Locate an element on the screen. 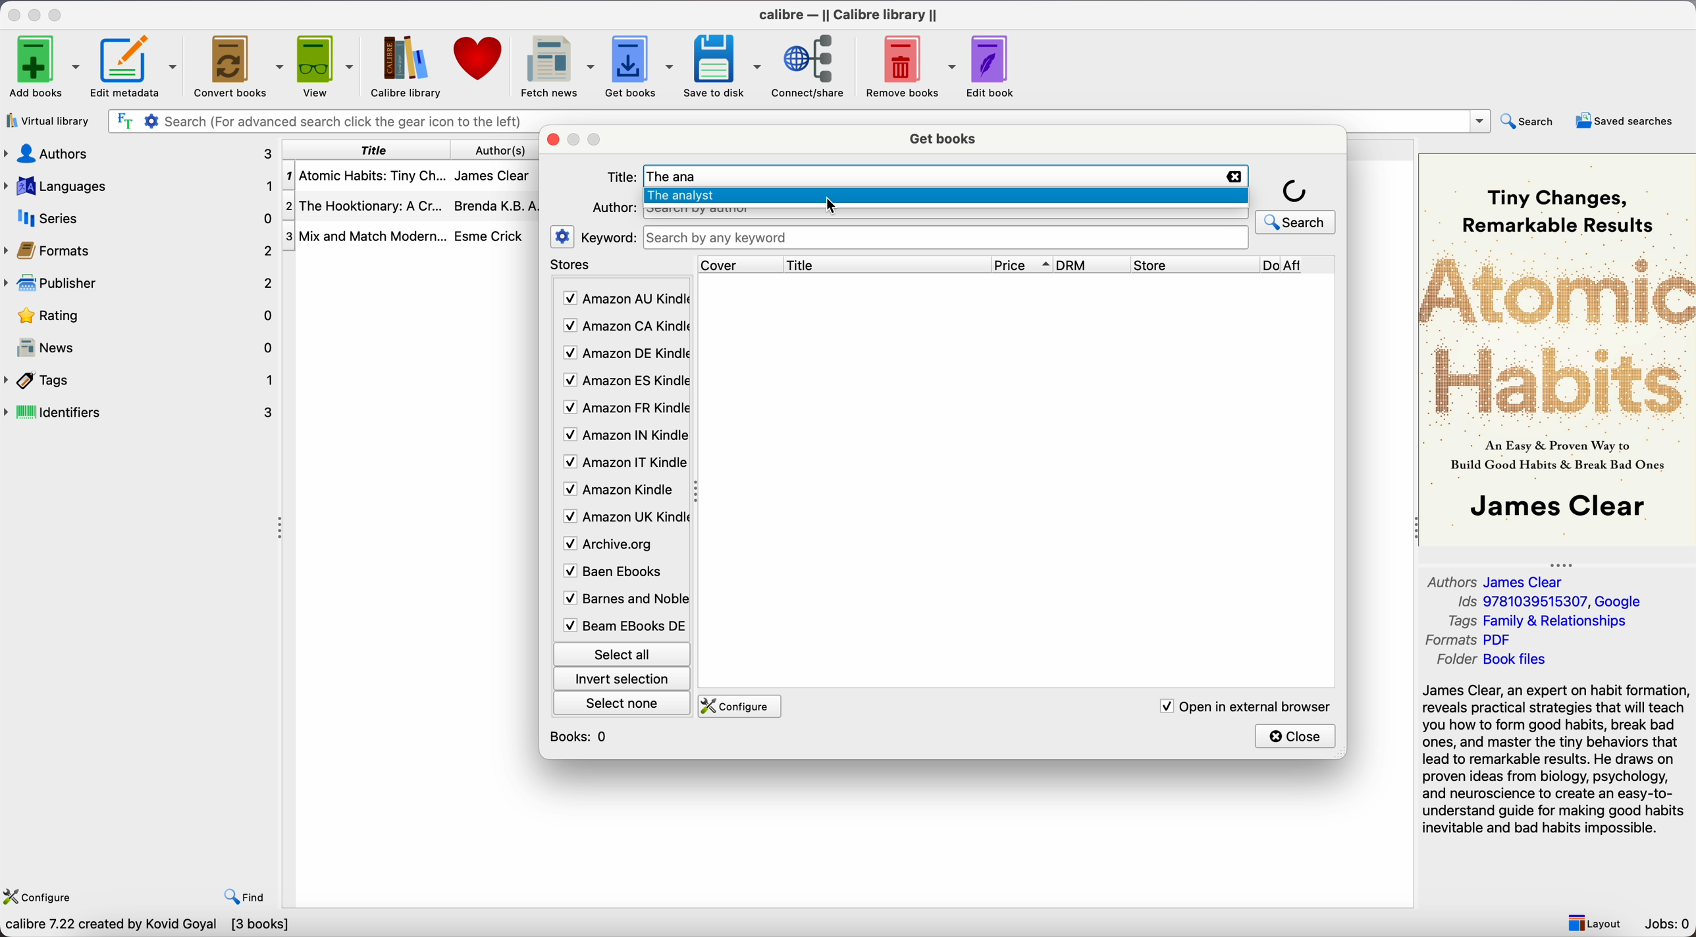 Image resolution: width=1696 pixels, height=937 pixels. settings is located at coordinates (562, 236).